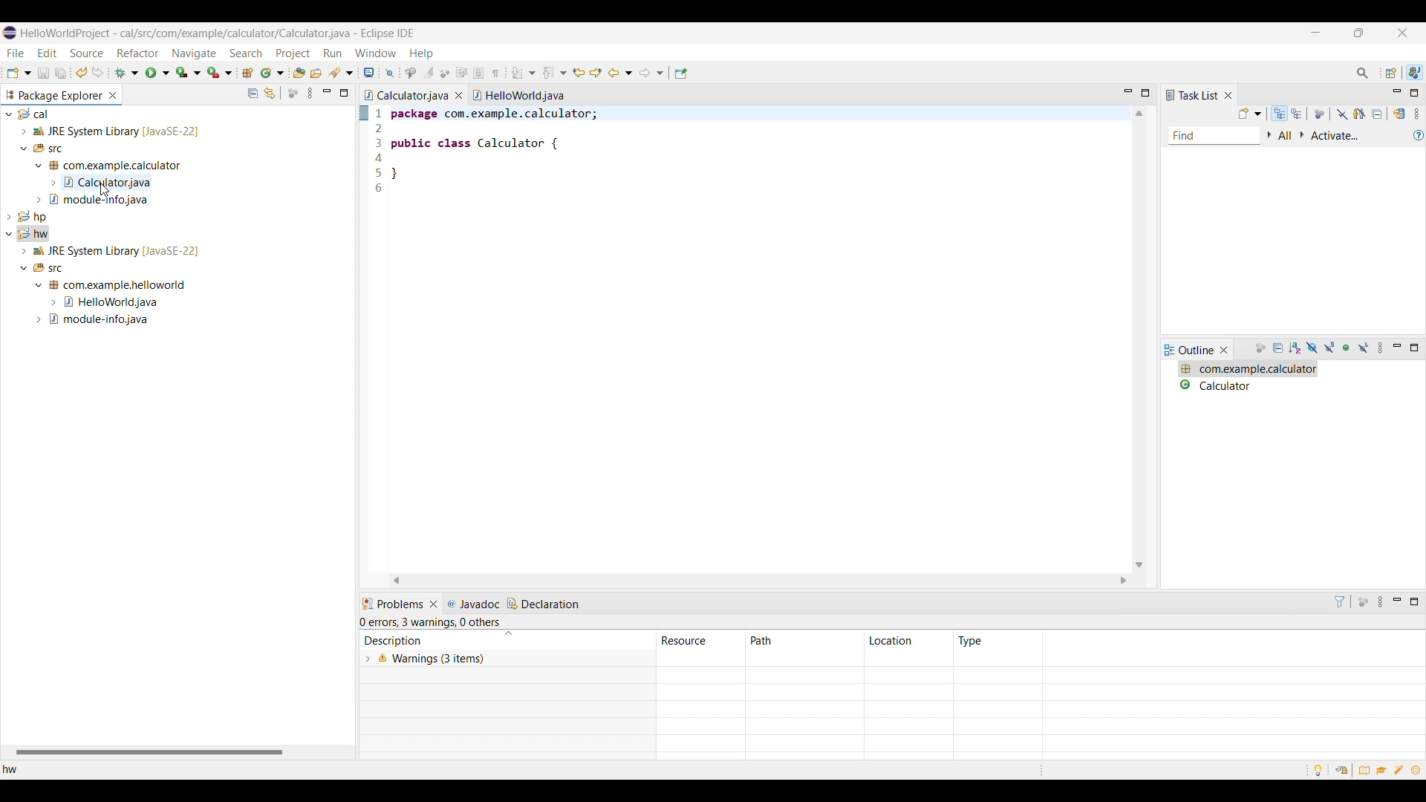  What do you see at coordinates (392, 604) in the screenshot?
I see `Problems tab` at bounding box center [392, 604].